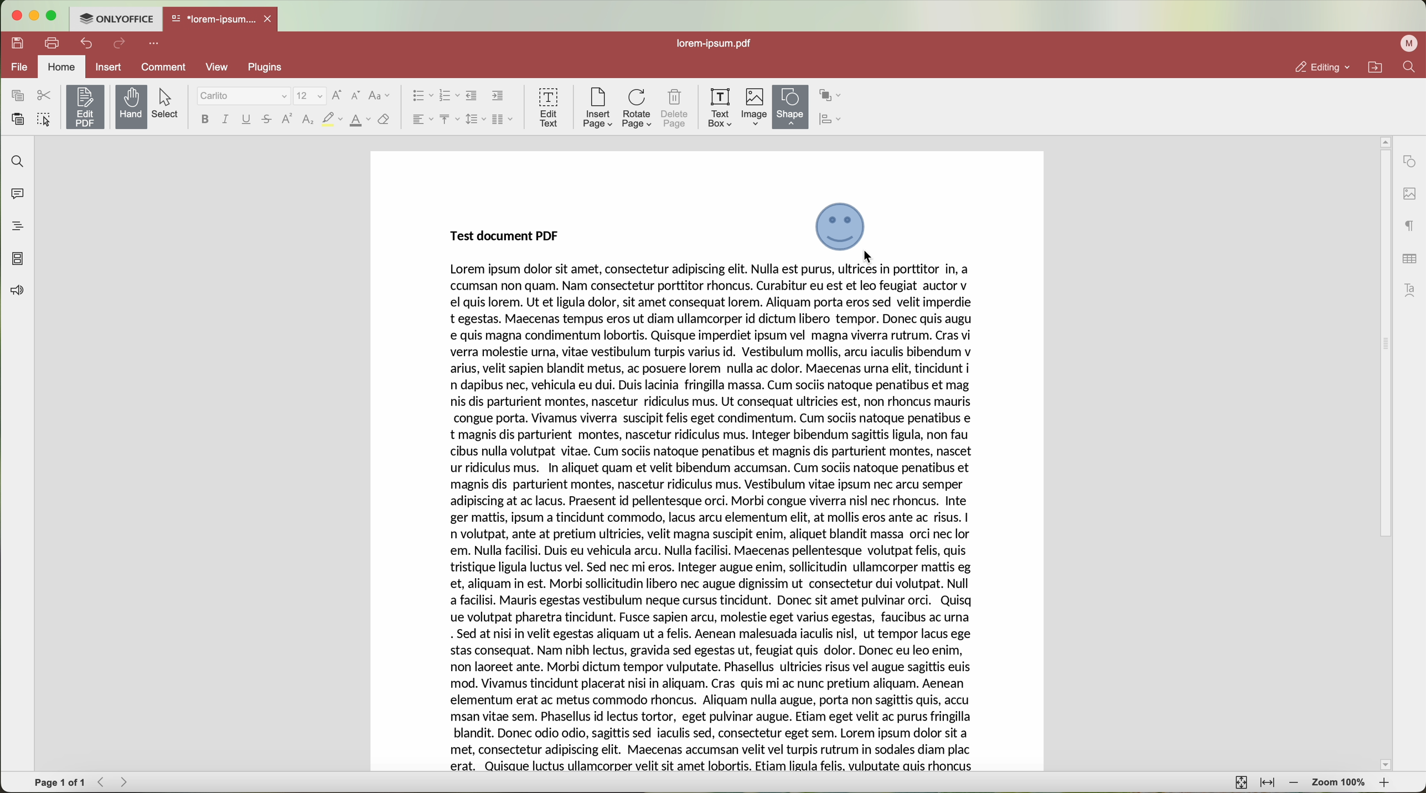 The width and height of the screenshot is (1426, 793). What do you see at coordinates (18, 260) in the screenshot?
I see `page thumbnails` at bounding box center [18, 260].